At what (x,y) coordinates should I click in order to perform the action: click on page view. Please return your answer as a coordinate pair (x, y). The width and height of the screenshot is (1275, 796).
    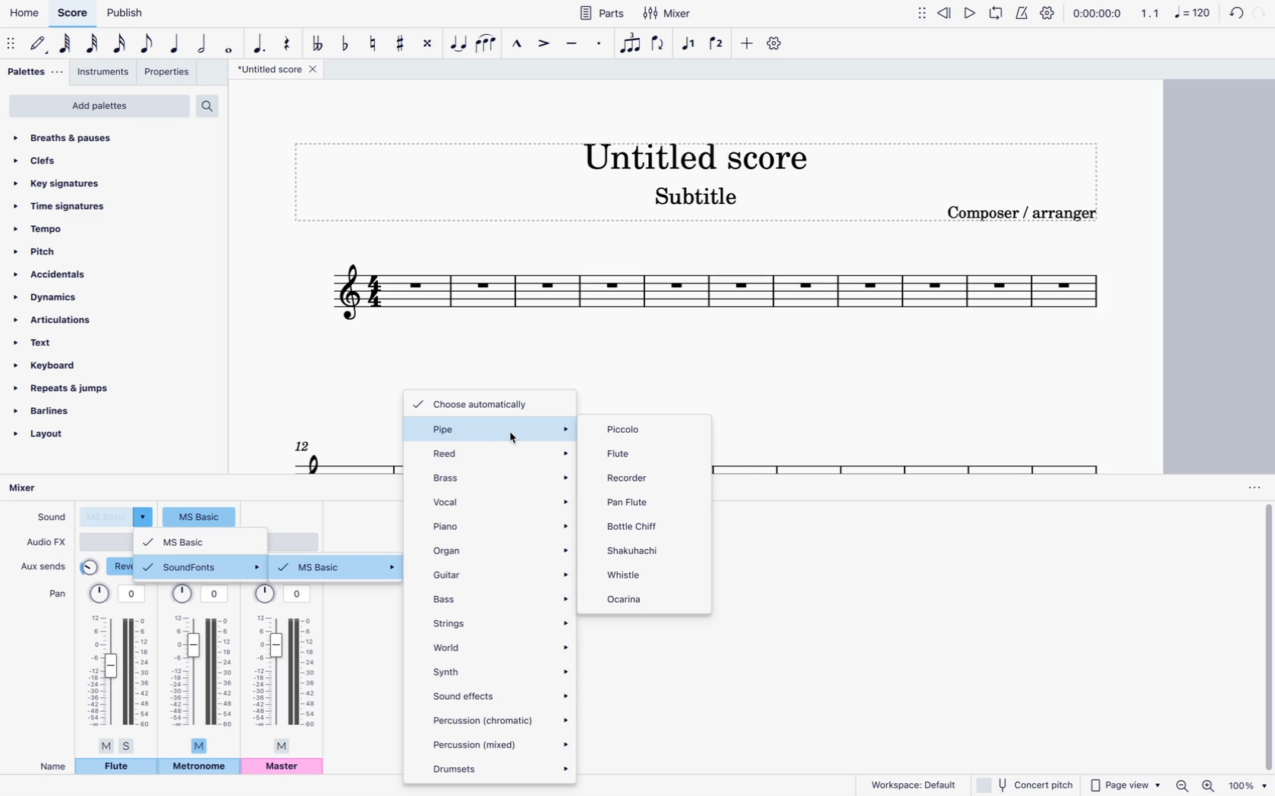
    Looking at the image, I should click on (1125, 782).